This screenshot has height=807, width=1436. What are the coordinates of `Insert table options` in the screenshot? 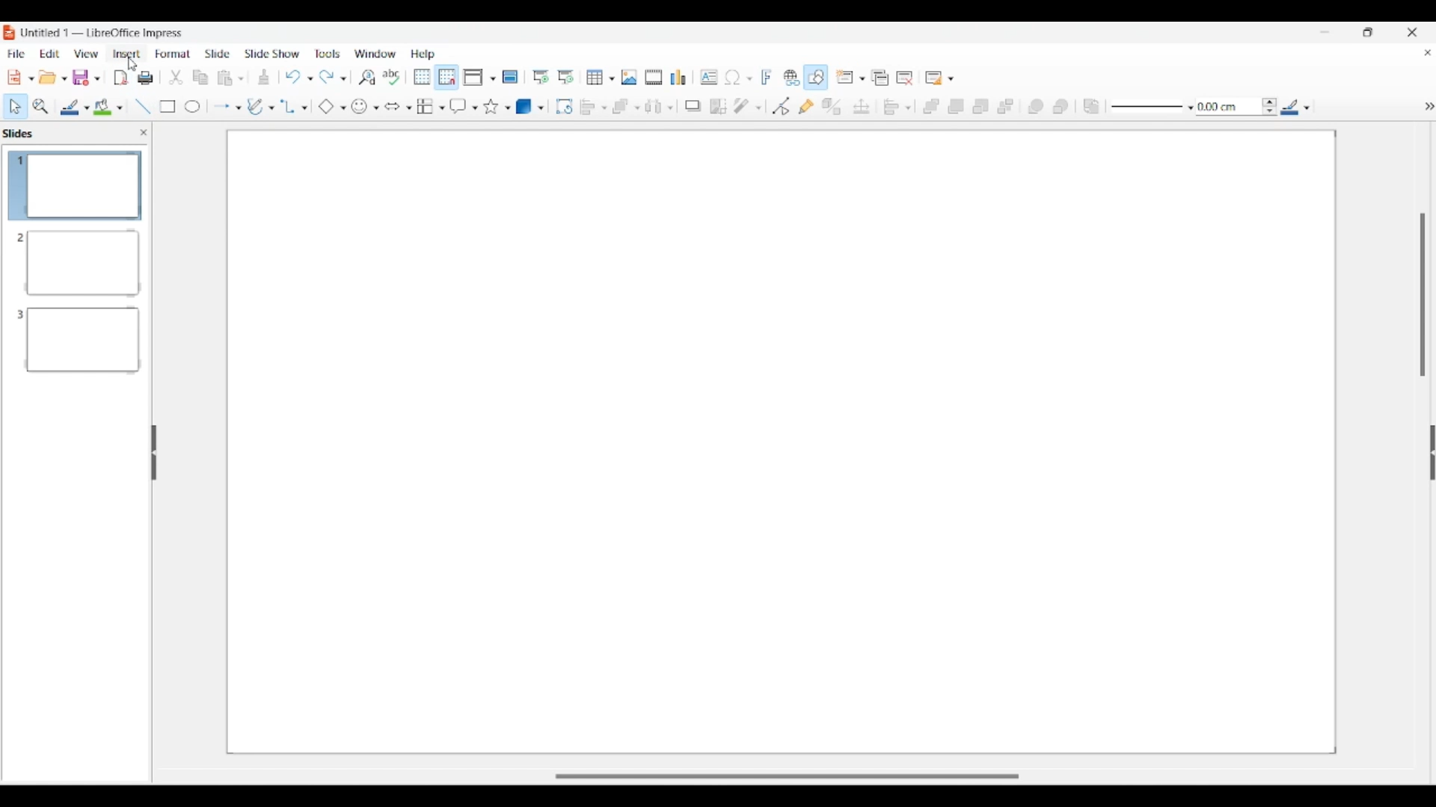 It's located at (601, 77).